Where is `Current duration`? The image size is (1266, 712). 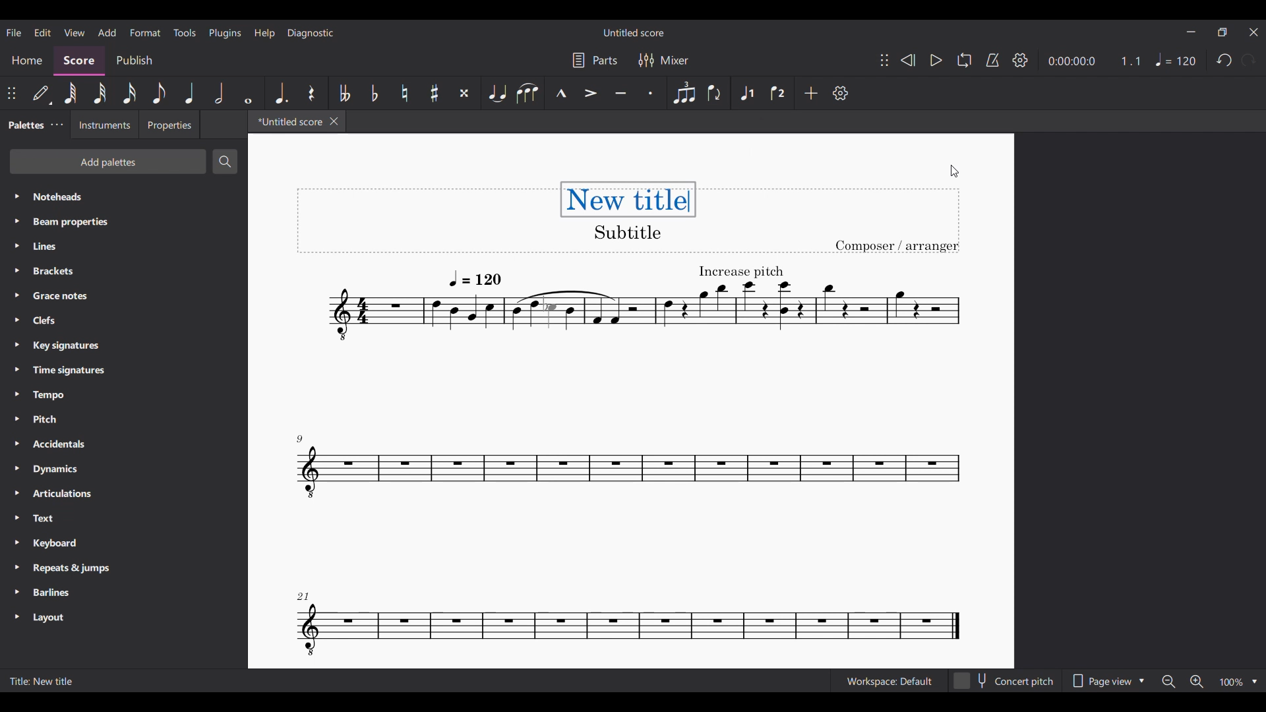 Current duration is located at coordinates (1071, 61).